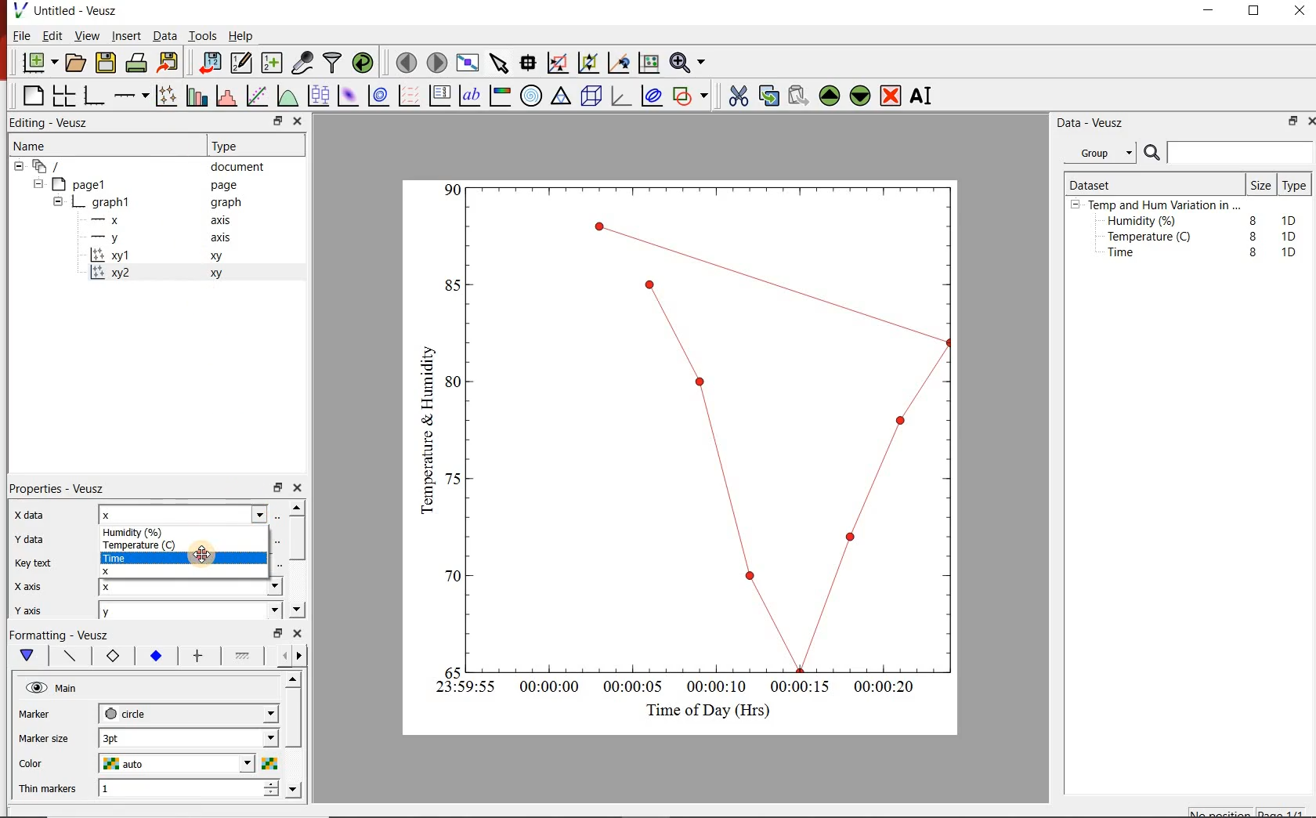 This screenshot has height=818, width=1316. I want to click on Marker, so click(46, 715).